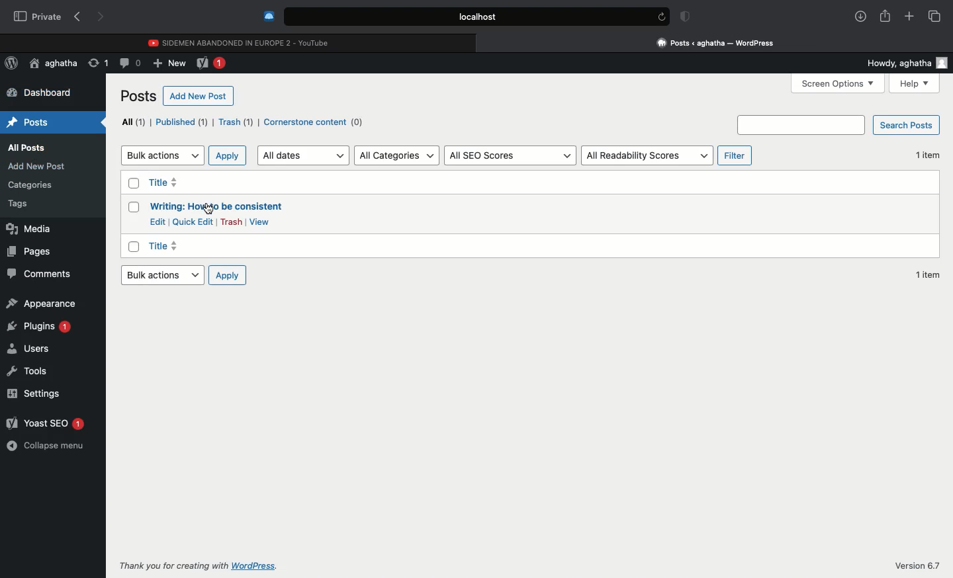 Image resolution: width=953 pixels, height=578 pixels. I want to click on Help, so click(914, 83).